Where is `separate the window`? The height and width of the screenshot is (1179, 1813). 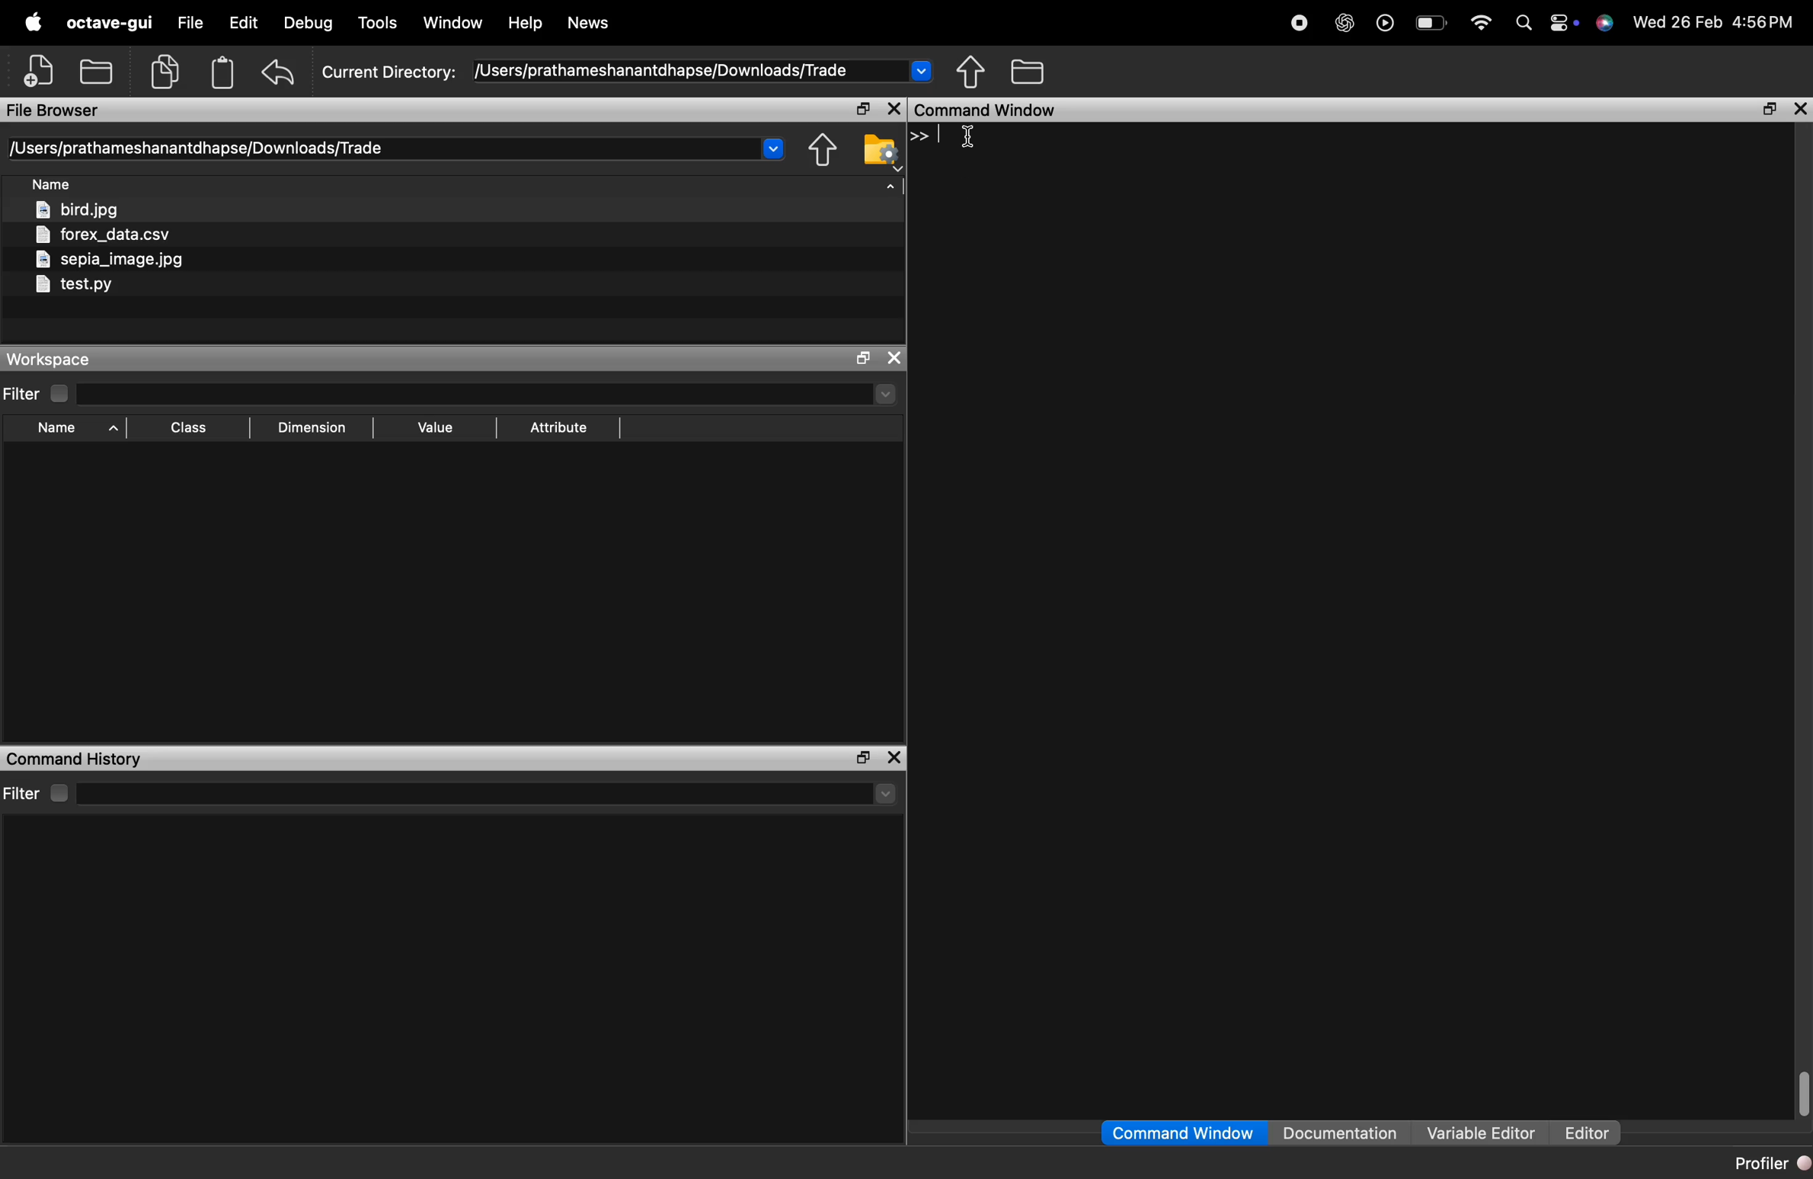
separate the window is located at coordinates (862, 358).